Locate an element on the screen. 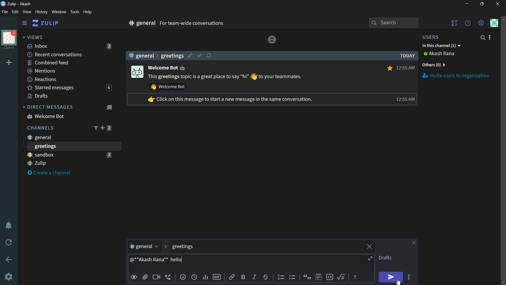 This screenshot has width=506, height=285. reactions is located at coordinates (42, 79).